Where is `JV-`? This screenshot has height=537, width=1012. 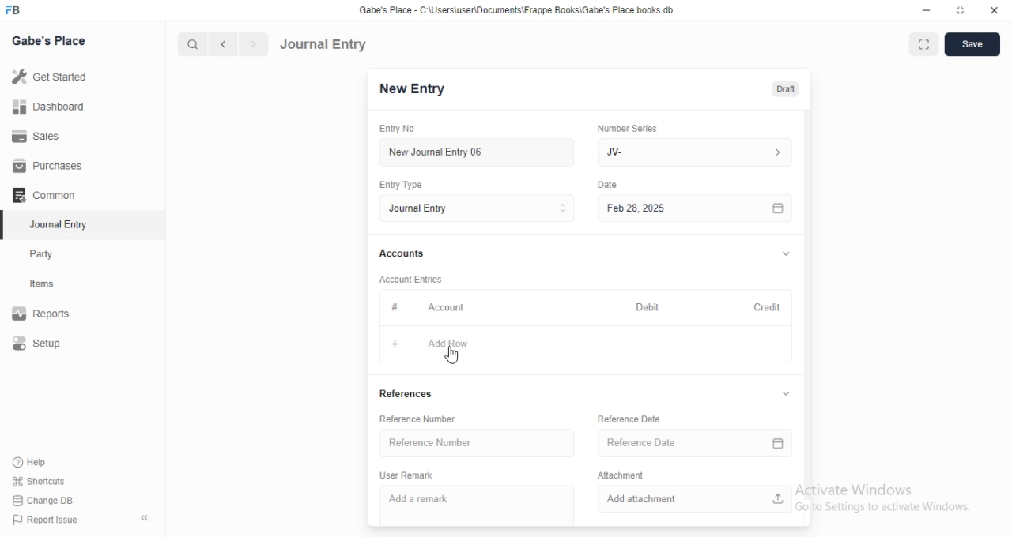
JV- is located at coordinates (694, 150).